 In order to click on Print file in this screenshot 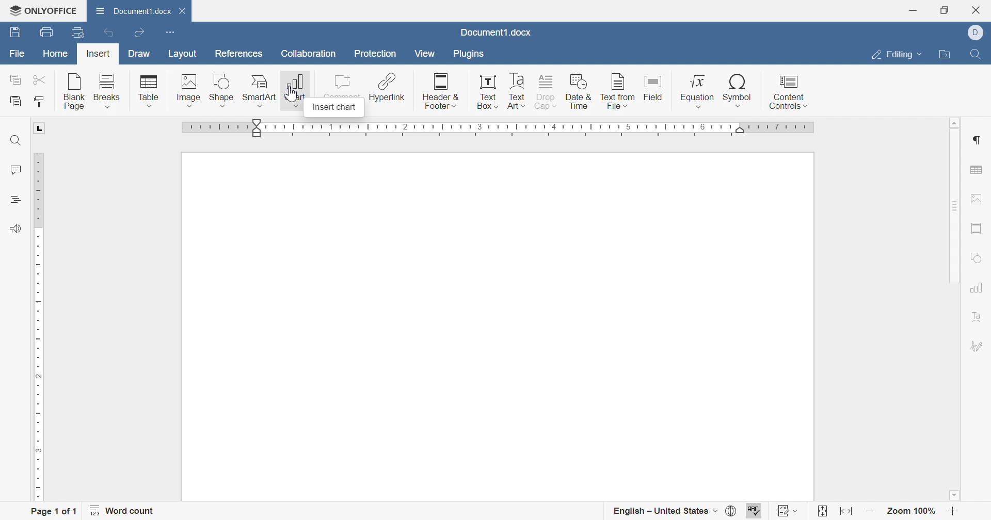, I will do `click(45, 31)`.